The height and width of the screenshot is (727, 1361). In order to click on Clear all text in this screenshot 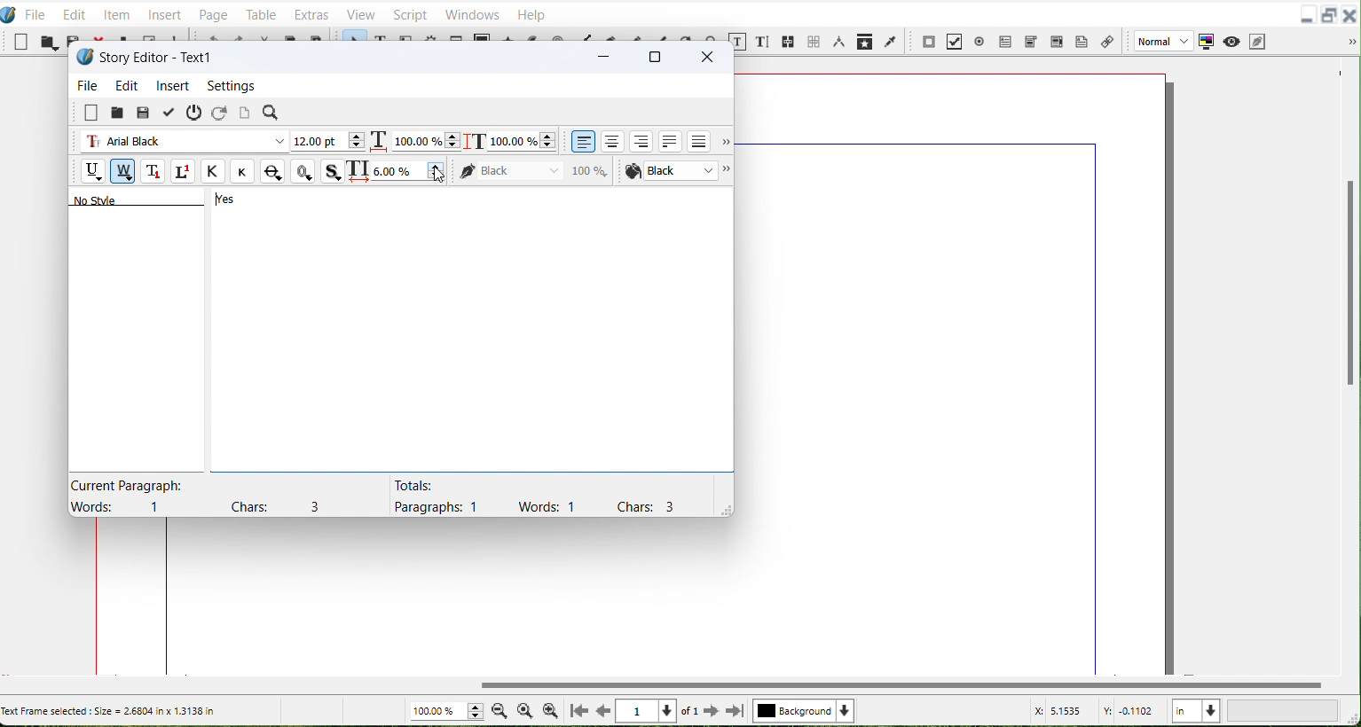, I will do `click(91, 113)`.